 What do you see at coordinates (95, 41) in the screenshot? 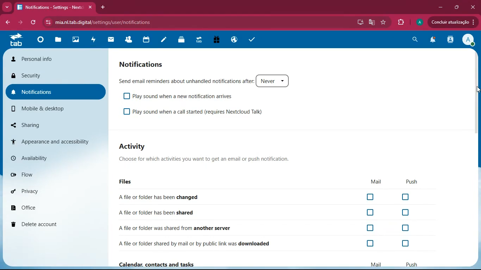
I see `activity` at bounding box center [95, 41].